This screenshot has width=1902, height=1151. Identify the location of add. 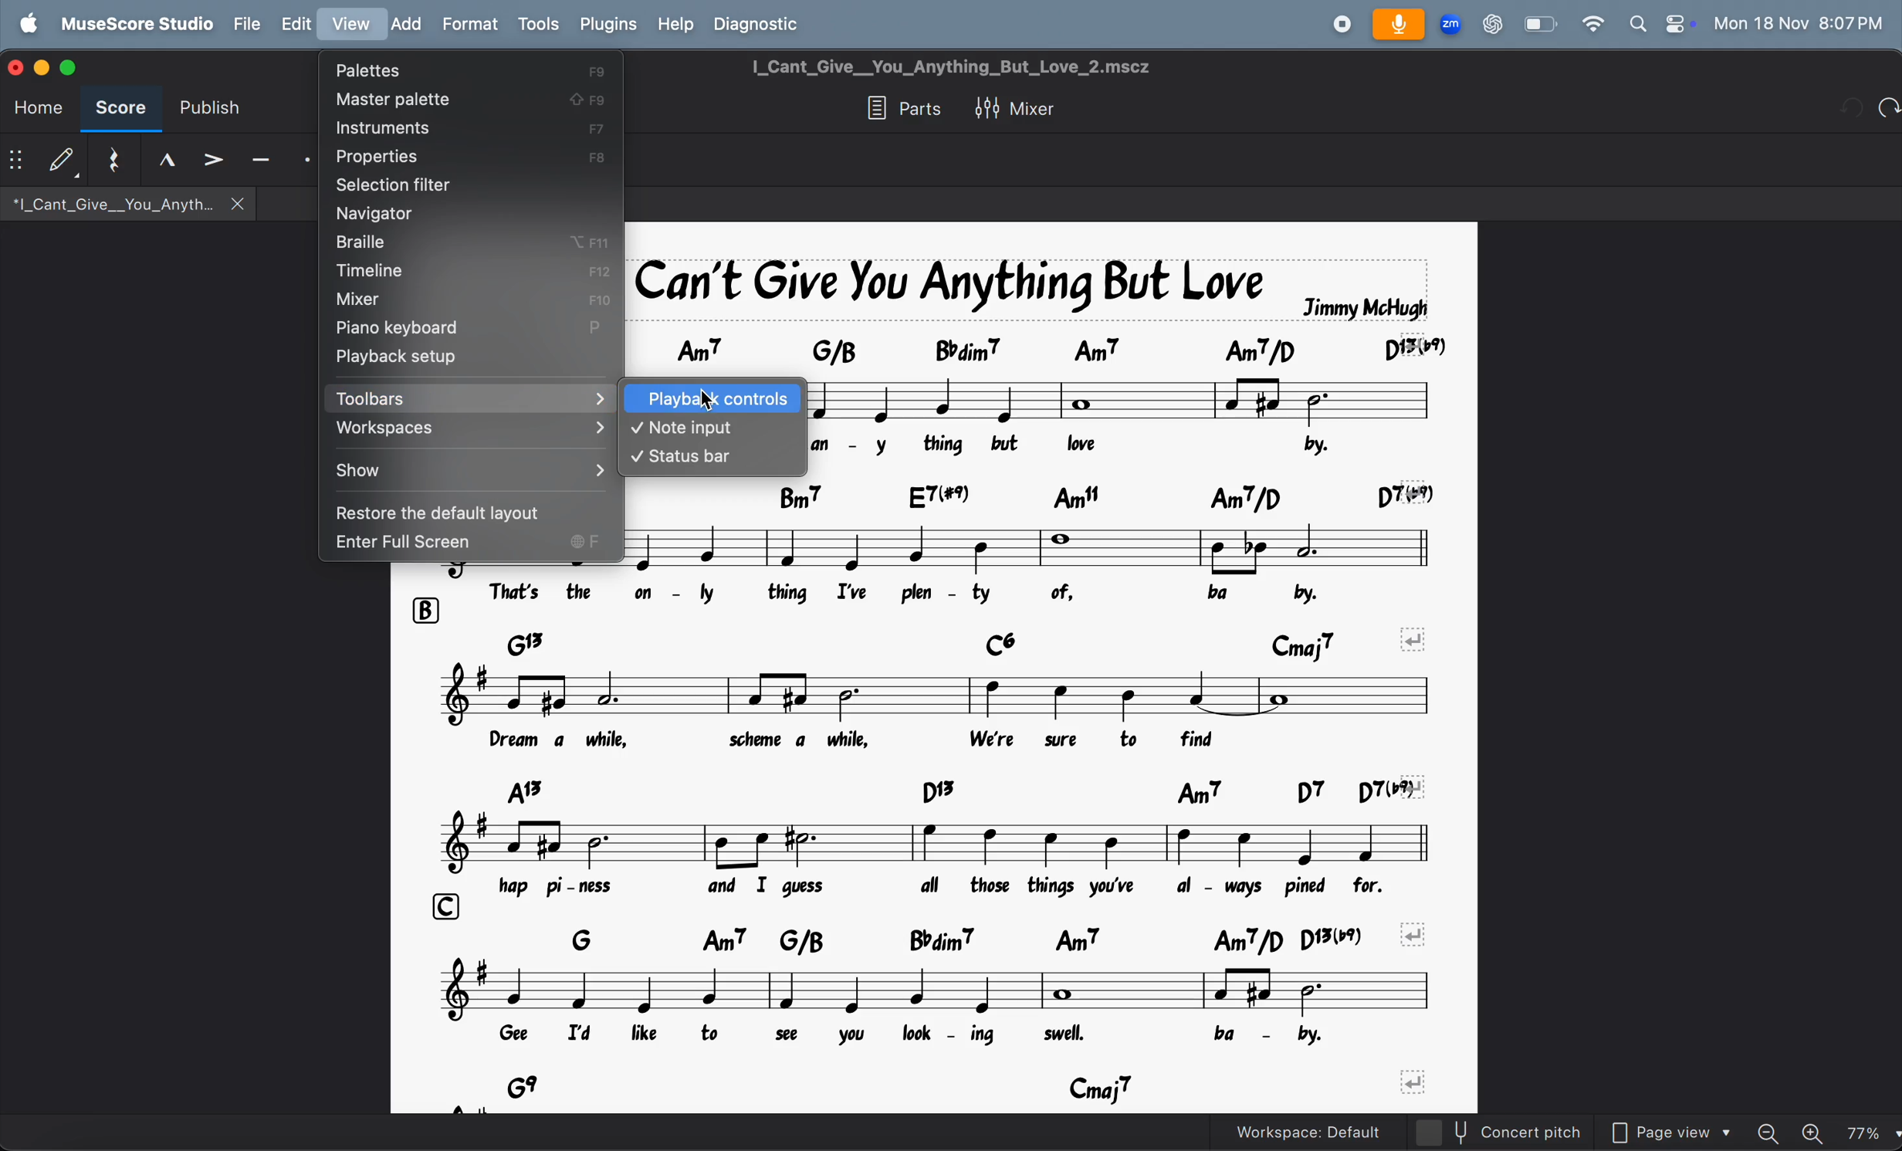
(404, 23).